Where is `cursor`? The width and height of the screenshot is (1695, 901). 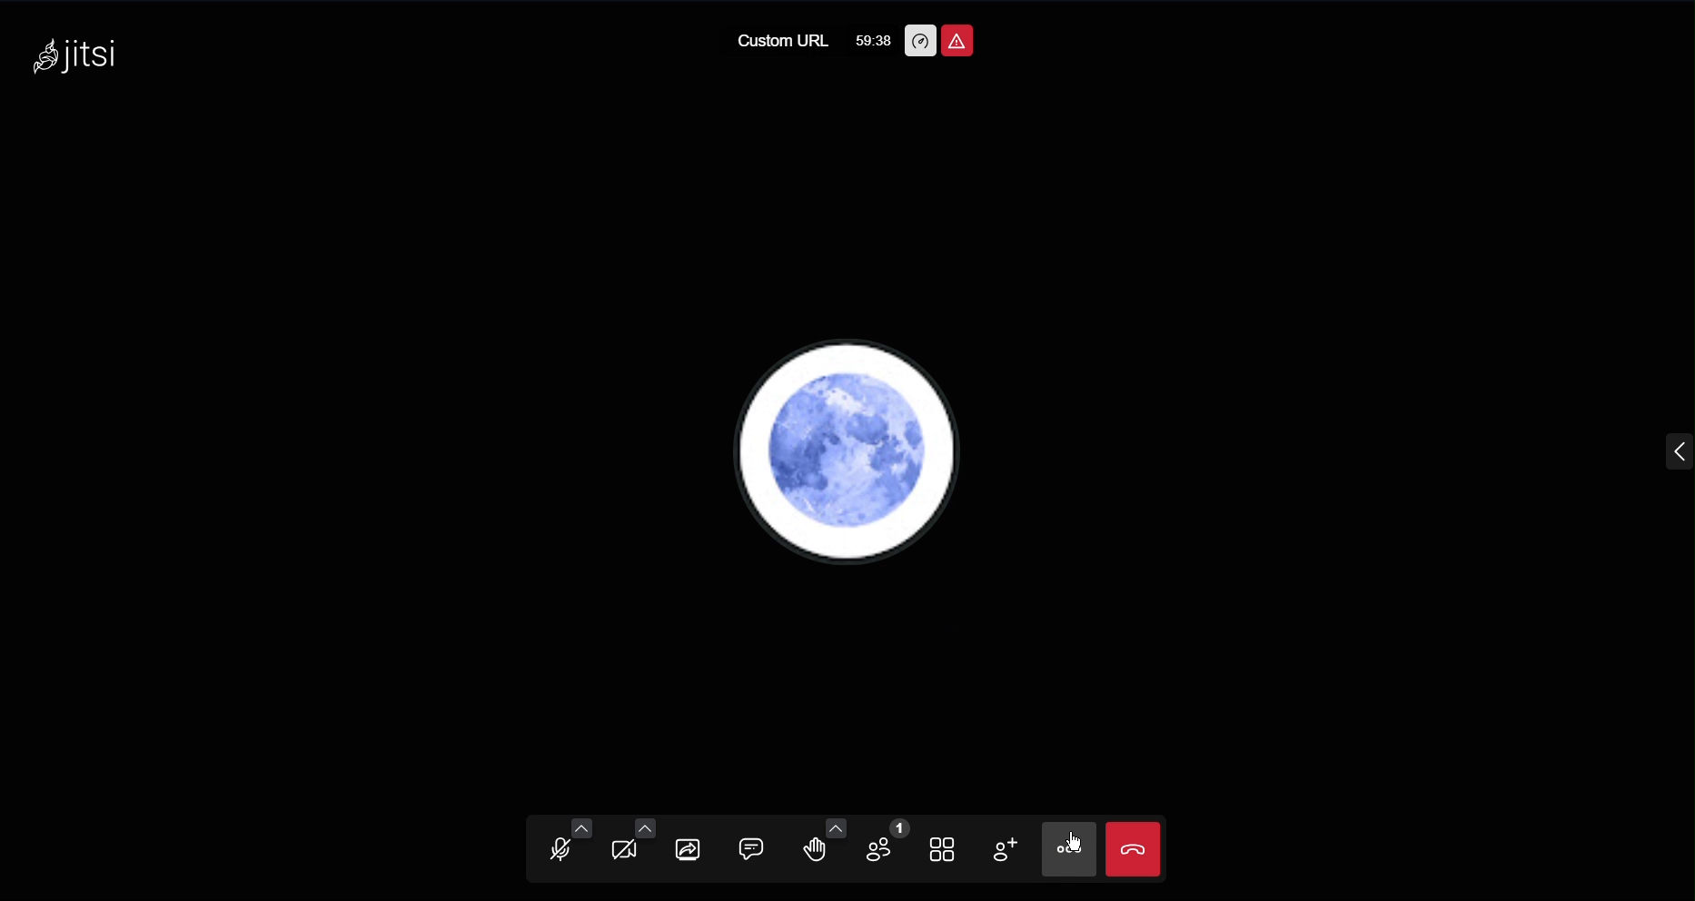
cursor is located at coordinates (1076, 841).